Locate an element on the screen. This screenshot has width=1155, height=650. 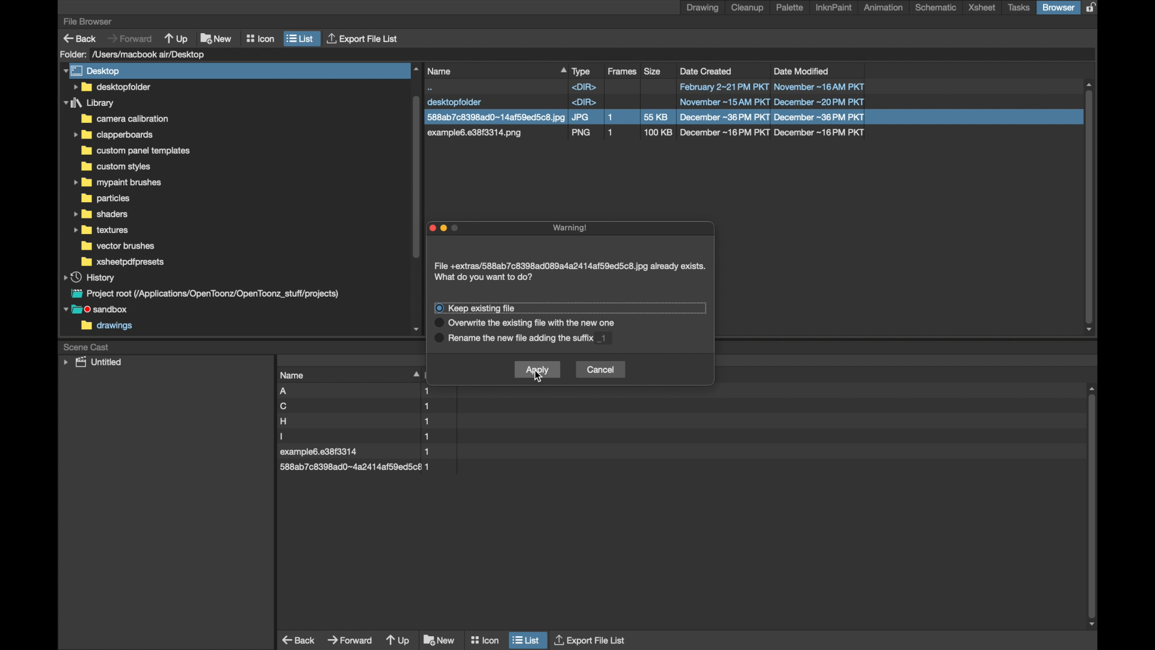
folder is located at coordinates (116, 183).